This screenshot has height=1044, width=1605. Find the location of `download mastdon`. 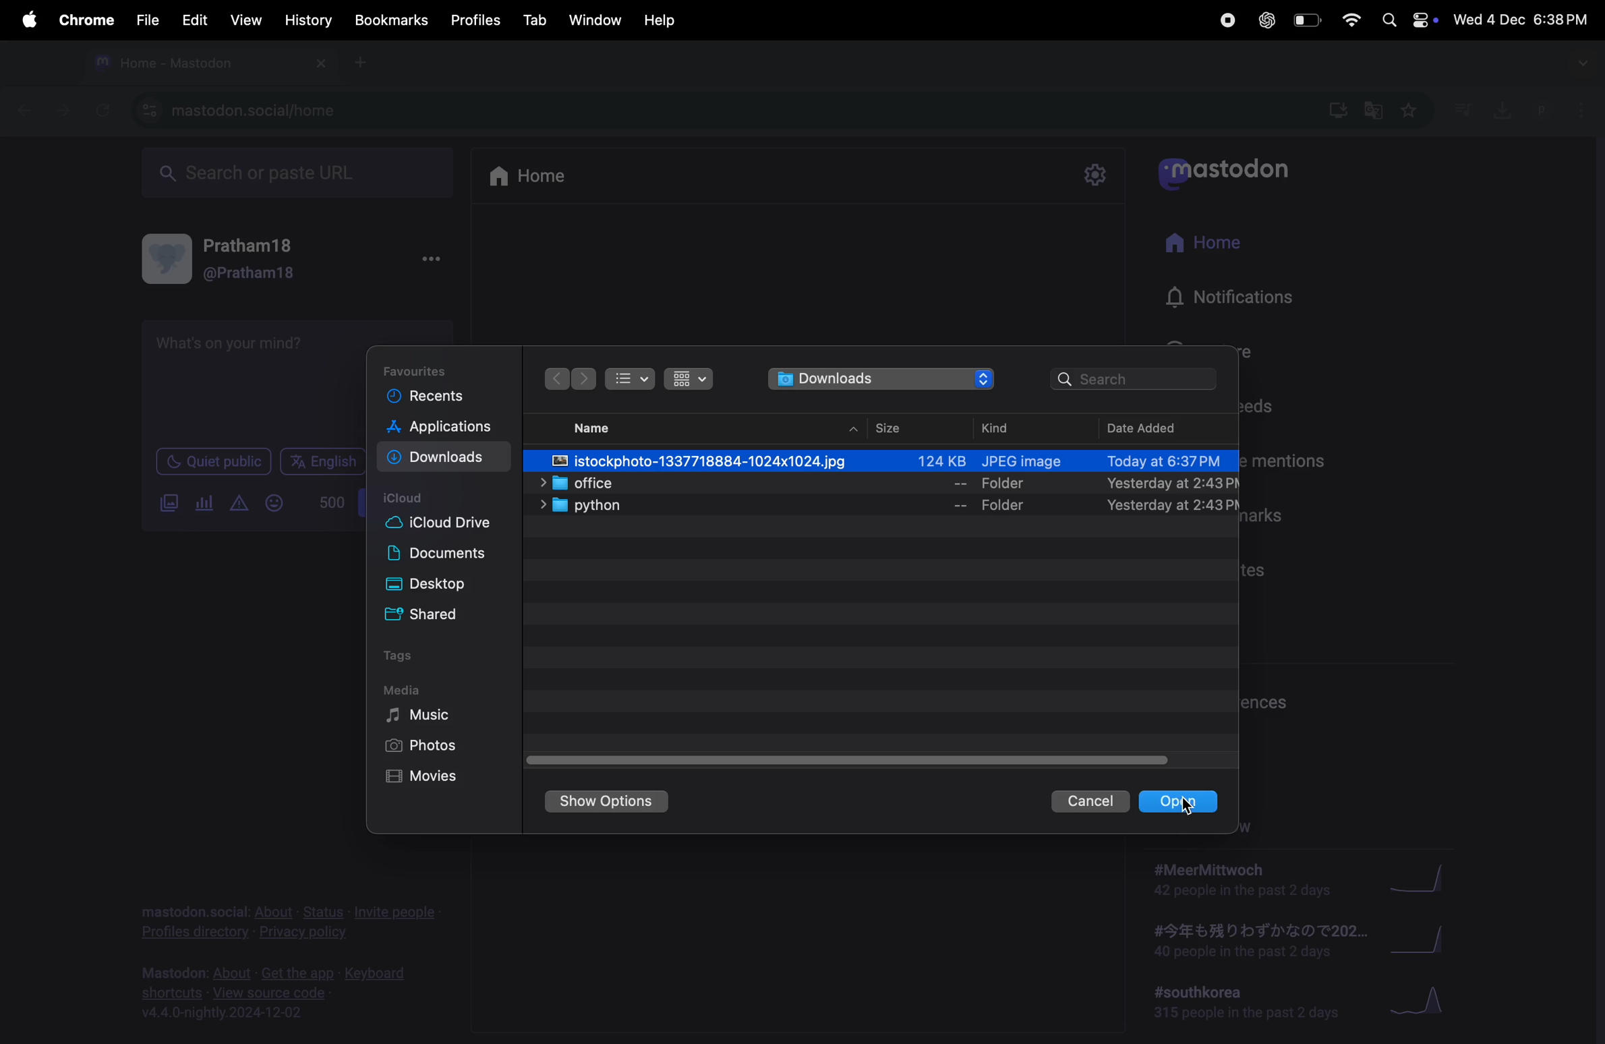

download mastdon is located at coordinates (1337, 111).